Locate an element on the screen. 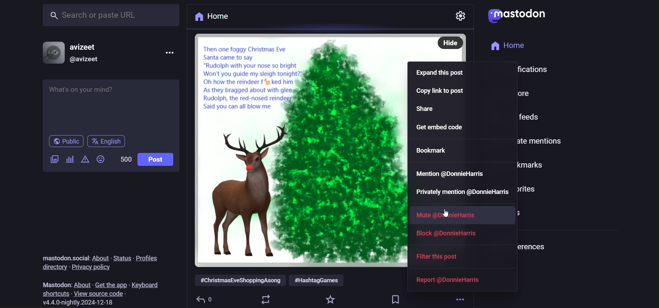  report is located at coordinates (452, 280).